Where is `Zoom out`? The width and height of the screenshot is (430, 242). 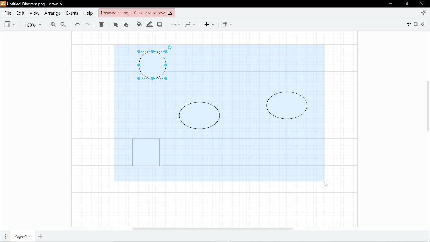 Zoom out is located at coordinates (63, 24).